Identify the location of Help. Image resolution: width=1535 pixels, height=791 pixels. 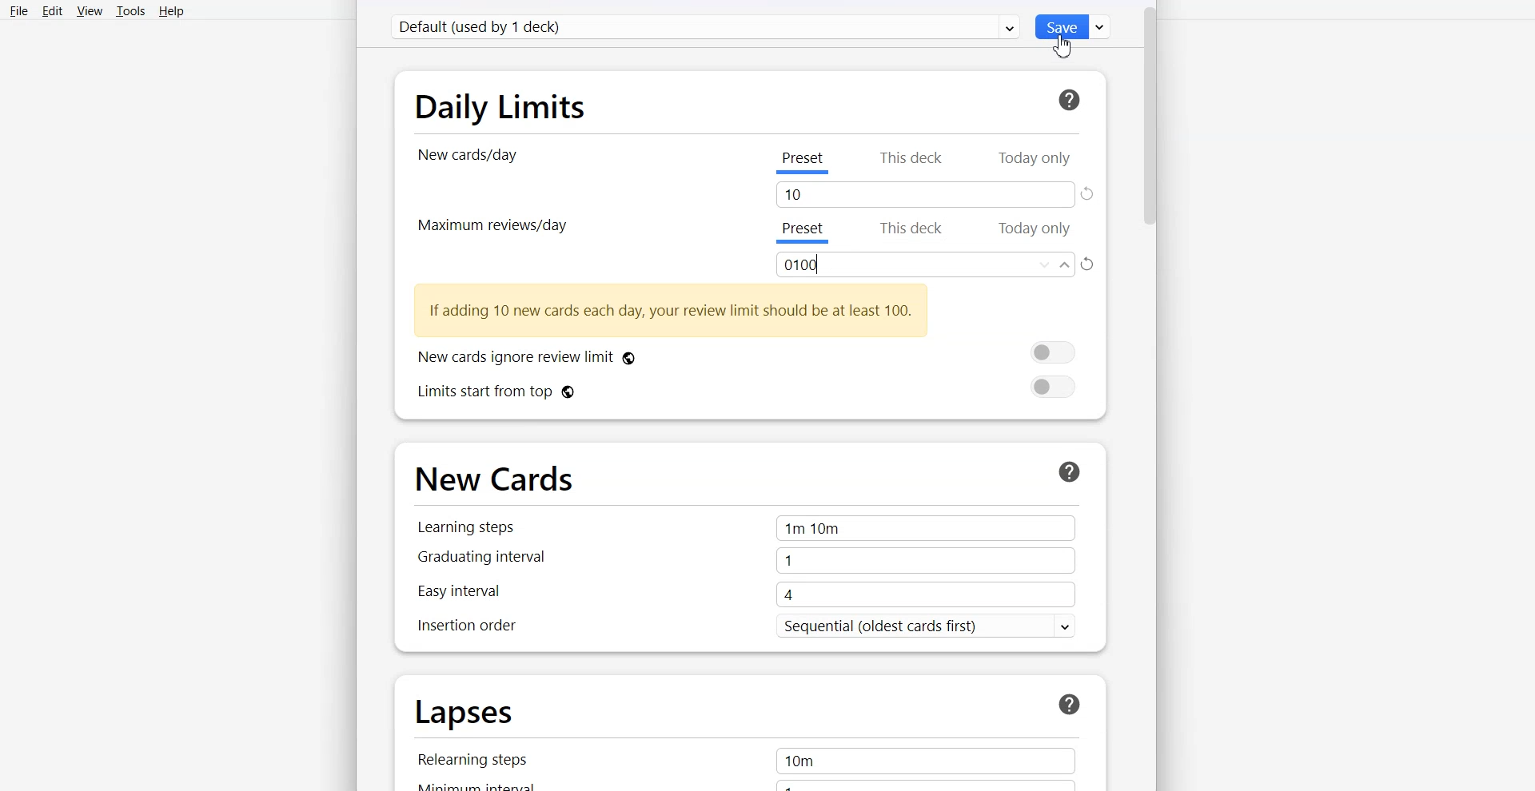
(171, 11).